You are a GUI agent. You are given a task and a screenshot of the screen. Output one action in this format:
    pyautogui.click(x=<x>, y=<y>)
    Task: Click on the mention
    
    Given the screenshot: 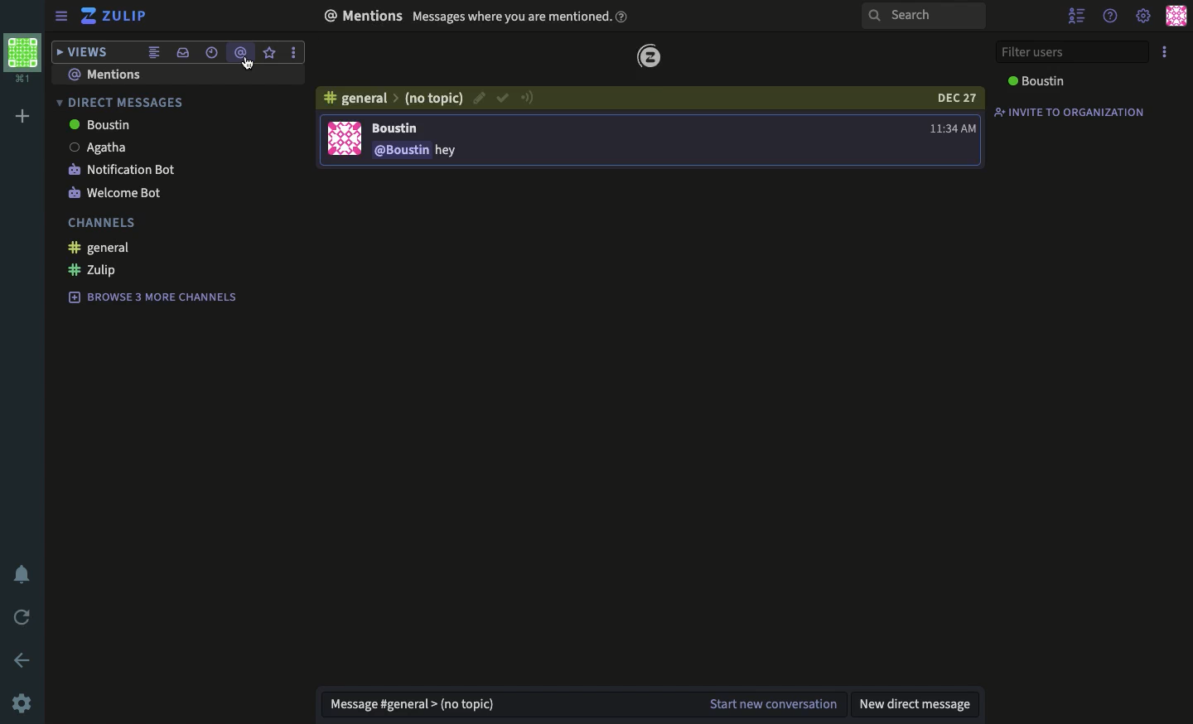 What is the action you would take?
    pyautogui.click(x=242, y=53)
    